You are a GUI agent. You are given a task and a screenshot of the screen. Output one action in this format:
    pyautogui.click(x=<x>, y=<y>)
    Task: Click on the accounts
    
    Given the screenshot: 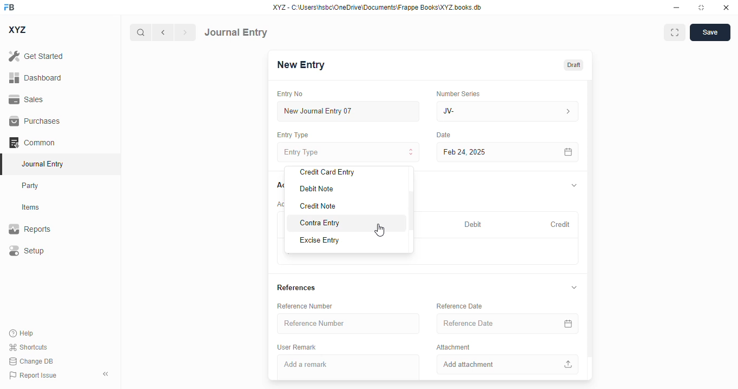 What is the action you would take?
    pyautogui.click(x=279, y=186)
    